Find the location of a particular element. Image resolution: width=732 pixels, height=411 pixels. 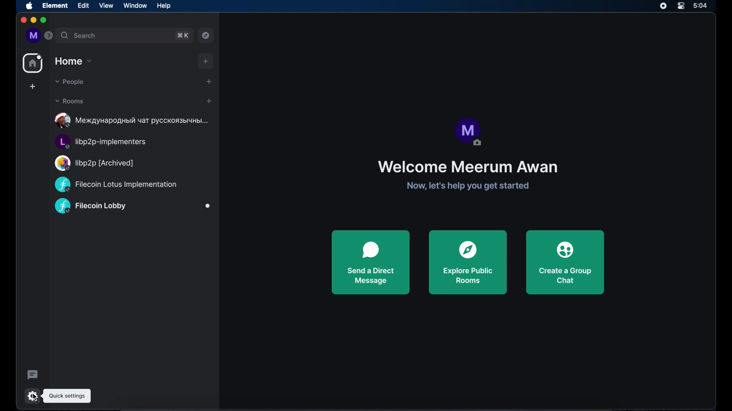

people dropdown is located at coordinates (69, 82).